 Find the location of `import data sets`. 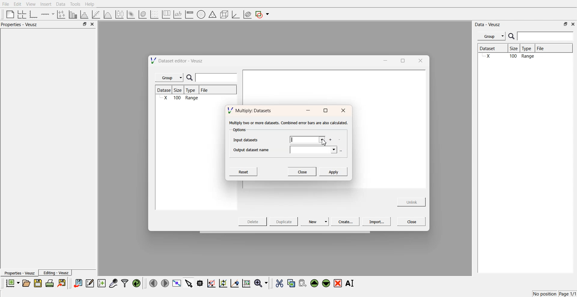

import data sets is located at coordinates (78, 283).